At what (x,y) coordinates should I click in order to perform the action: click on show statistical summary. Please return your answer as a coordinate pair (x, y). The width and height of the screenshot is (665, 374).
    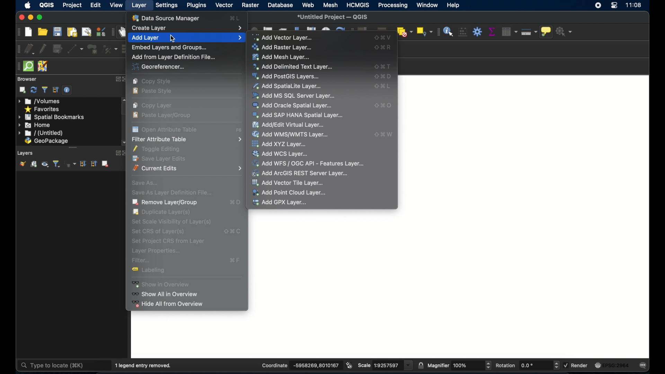
    Looking at the image, I should click on (491, 32).